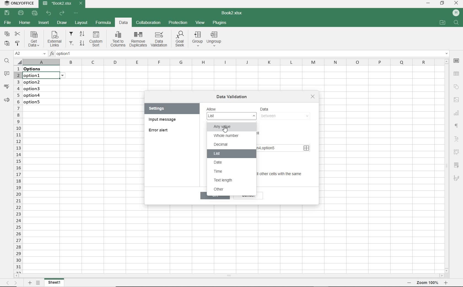 This screenshot has height=287, width=463. I want to click on COLLABORATION, so click(149, 22).